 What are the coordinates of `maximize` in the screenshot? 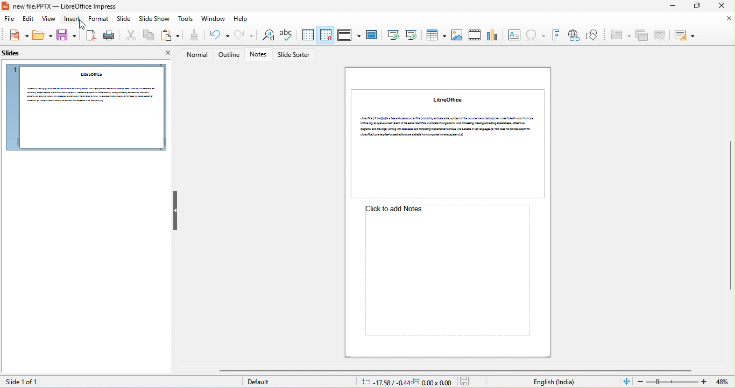 It's located at (696, 6).